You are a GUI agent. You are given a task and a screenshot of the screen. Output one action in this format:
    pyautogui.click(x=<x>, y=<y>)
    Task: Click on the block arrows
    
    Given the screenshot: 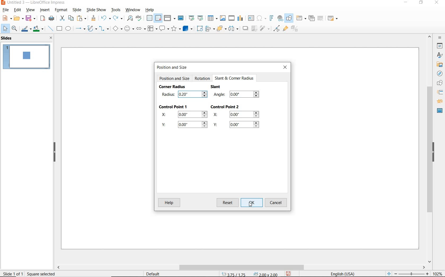 What is the action you would take?
    pyautogui.click(x=141, y=29)
    